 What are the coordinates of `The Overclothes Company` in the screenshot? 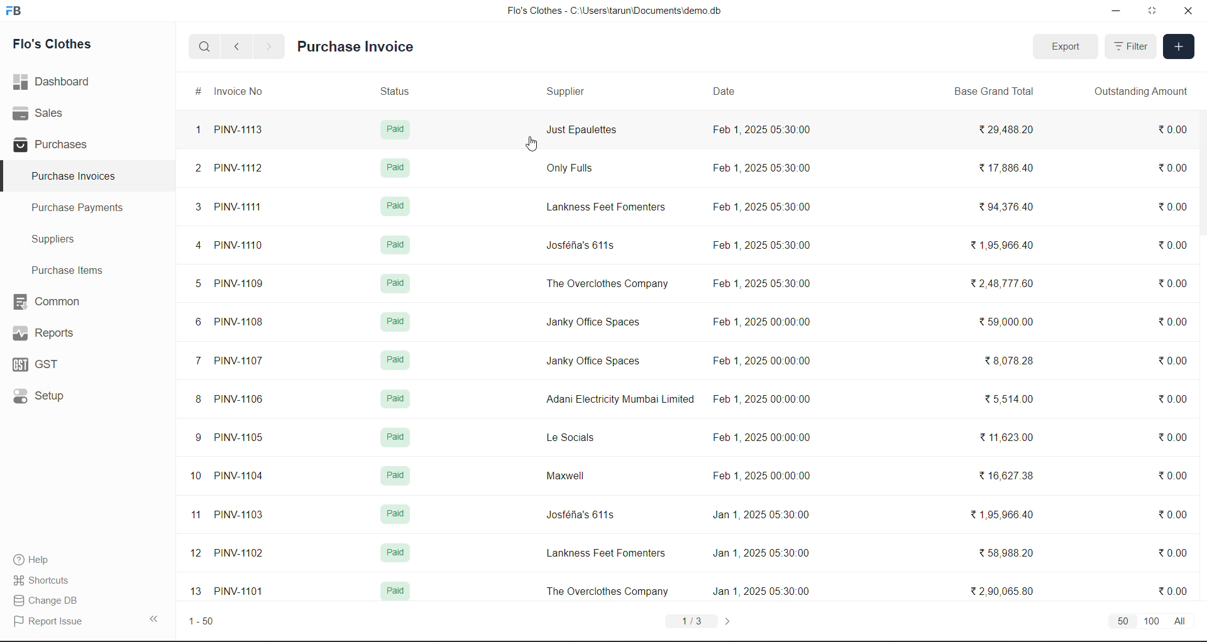 It's located at (605, 288).